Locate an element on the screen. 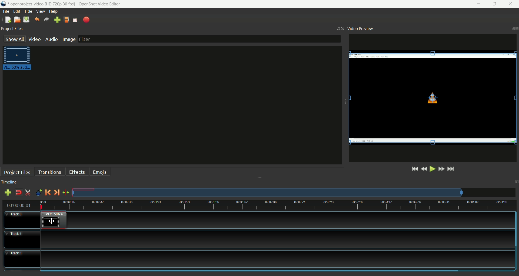  add track is located at coordinates (8, 192).